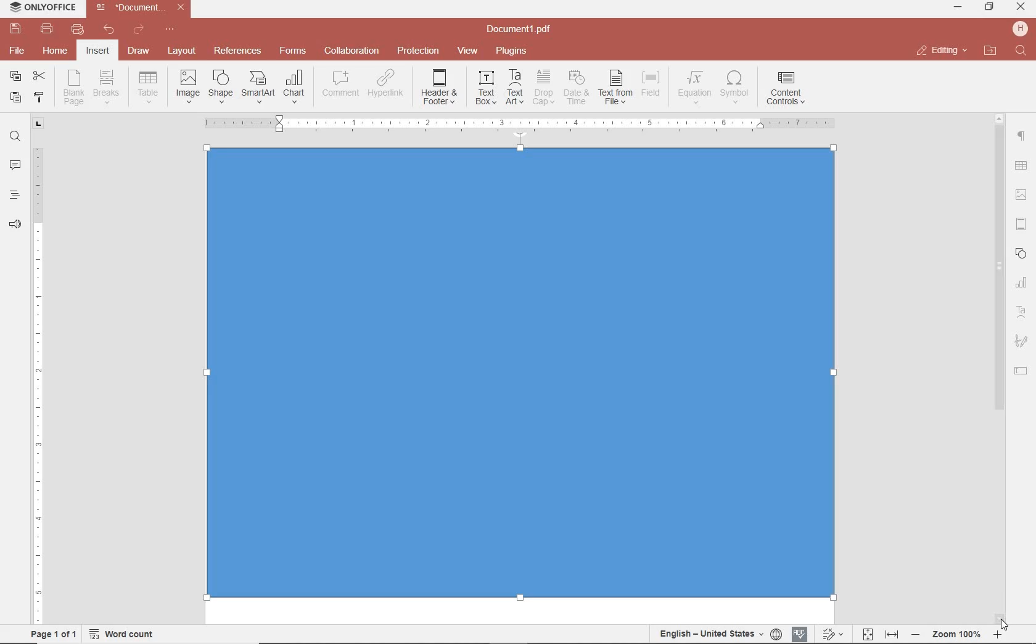 The width and height of the screenshot is (1036, 644). Describe the element at coordinates (990, 51) in the screenshot. I see `open file location` at that location.